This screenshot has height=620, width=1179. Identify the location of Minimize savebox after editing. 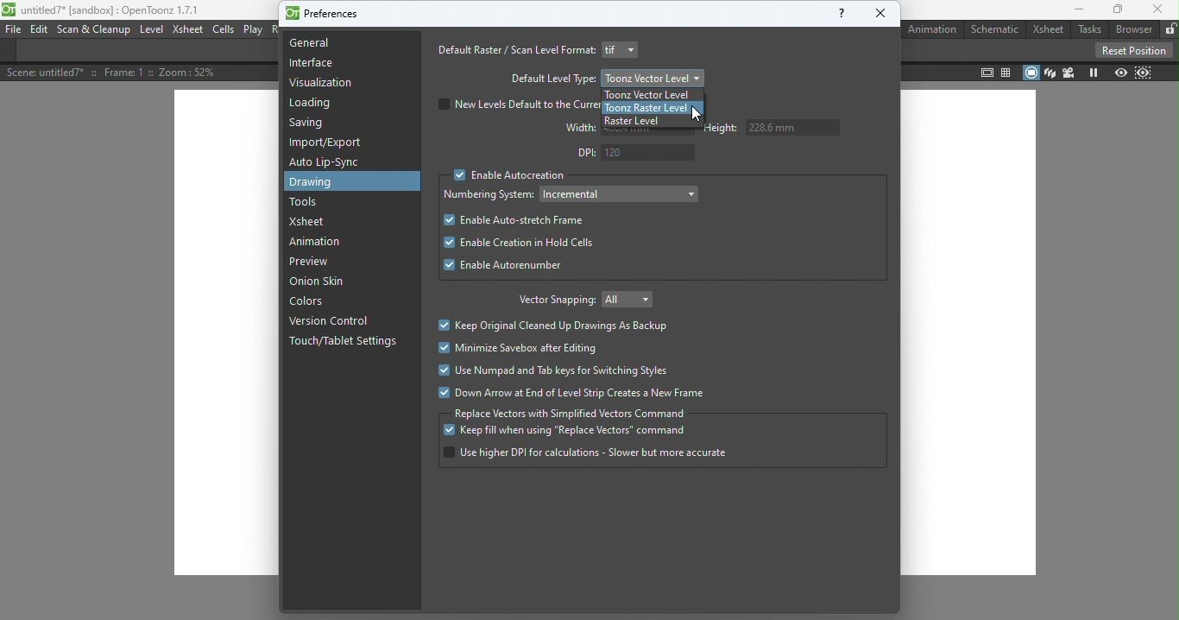
(516, 348).